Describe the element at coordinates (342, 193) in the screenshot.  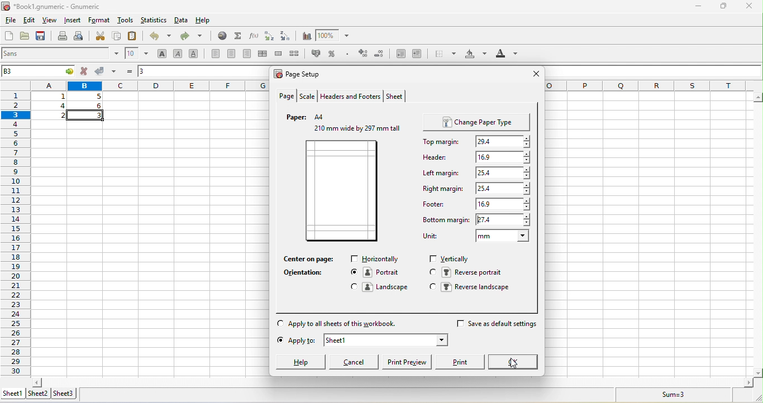
I see `margin changed` at that location.